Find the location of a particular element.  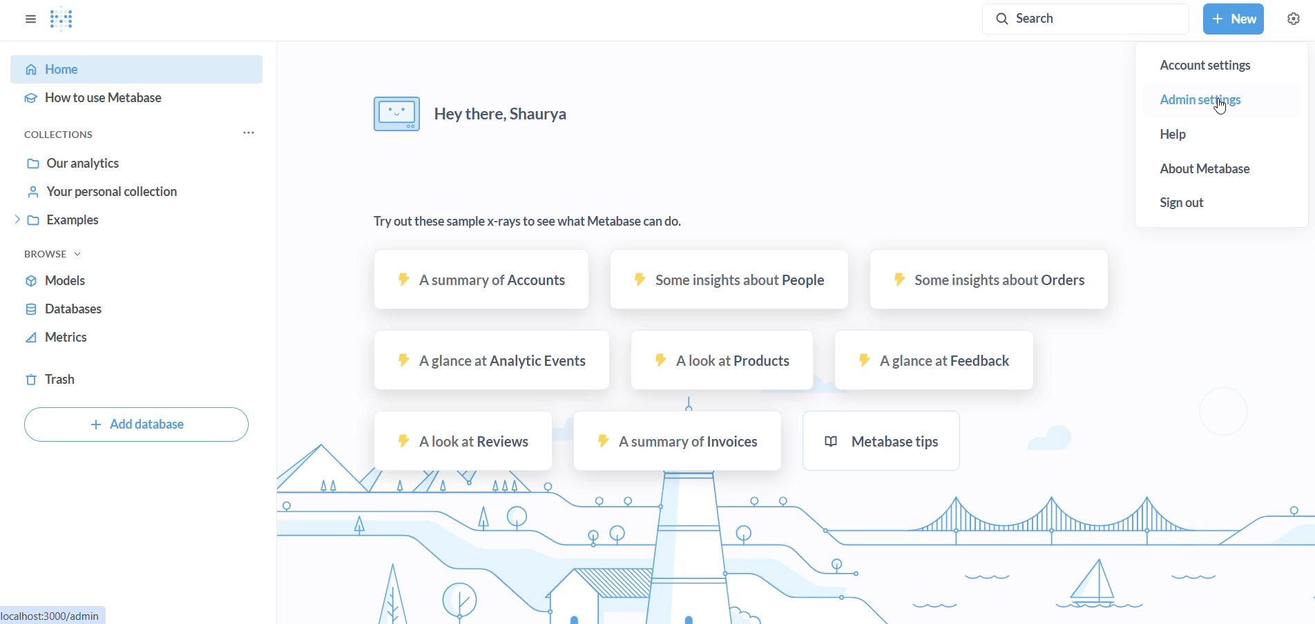

TO Trash is located at coordinates (59, 380).